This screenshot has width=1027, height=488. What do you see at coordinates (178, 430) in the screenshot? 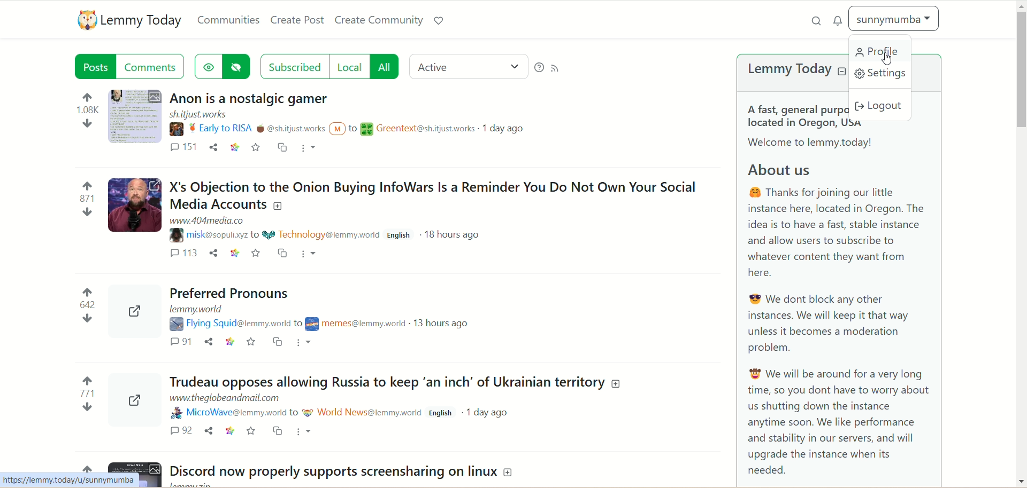
I see `Comments` at bounding box center [178, 430].